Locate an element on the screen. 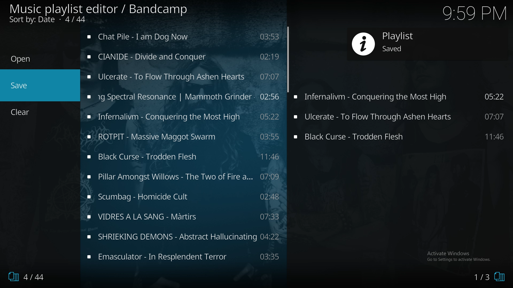  music is located at coordinates (183, 96).